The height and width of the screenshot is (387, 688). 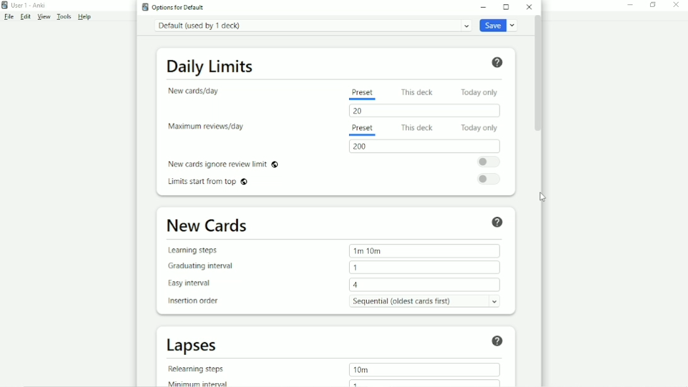 What do you see at coordinates (480, 92) in the screenshot?
I see `Today only` at bounding box center [480, 92].